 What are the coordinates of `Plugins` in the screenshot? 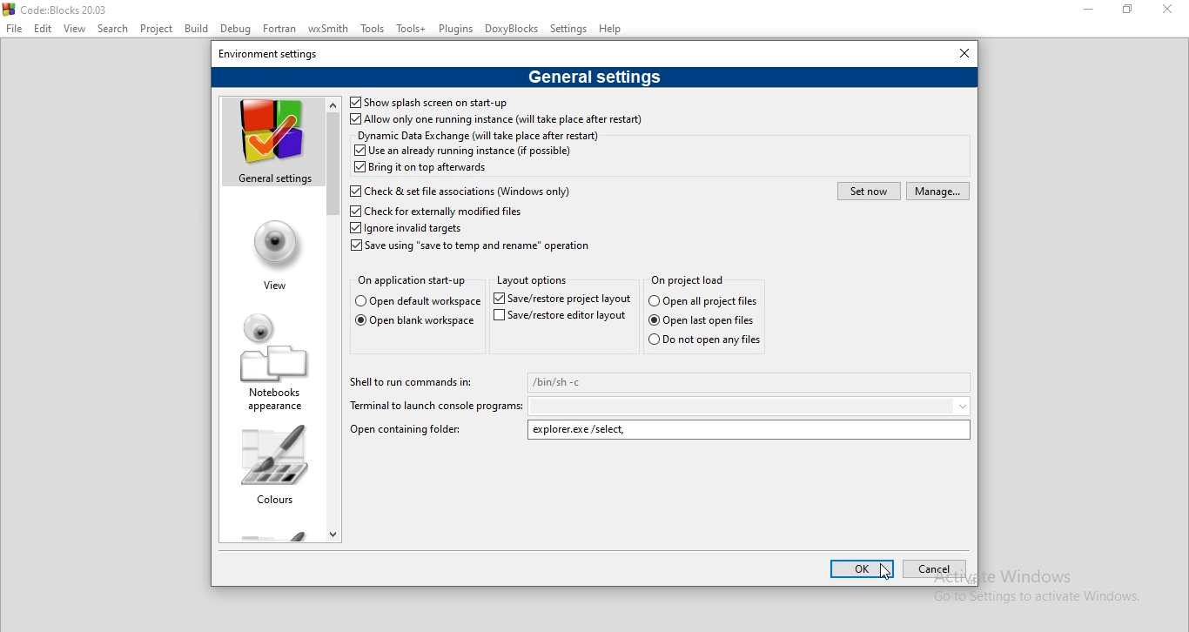 It's located at (456, 28).